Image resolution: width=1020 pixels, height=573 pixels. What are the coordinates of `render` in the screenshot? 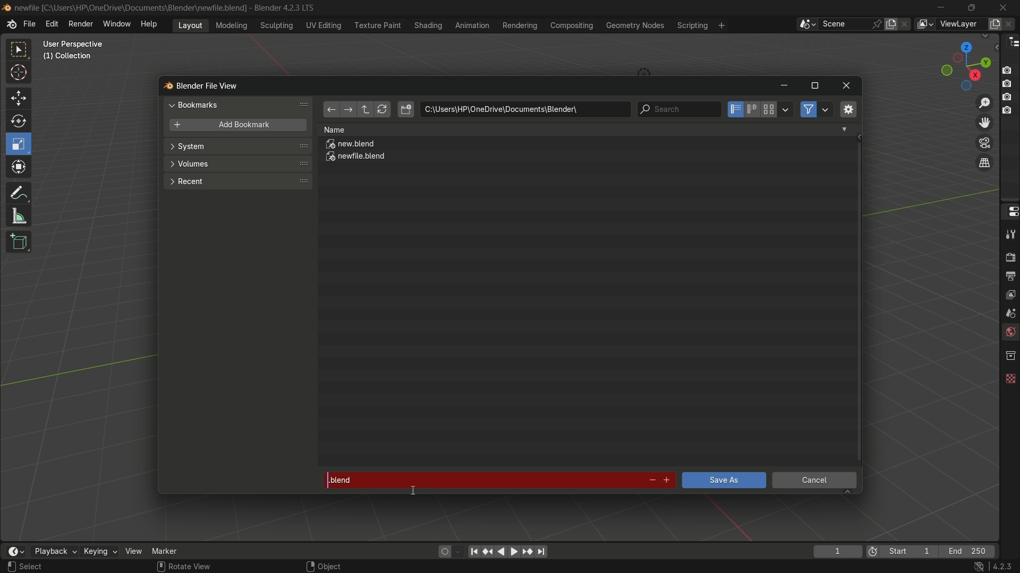 It's located at (1008, 256).